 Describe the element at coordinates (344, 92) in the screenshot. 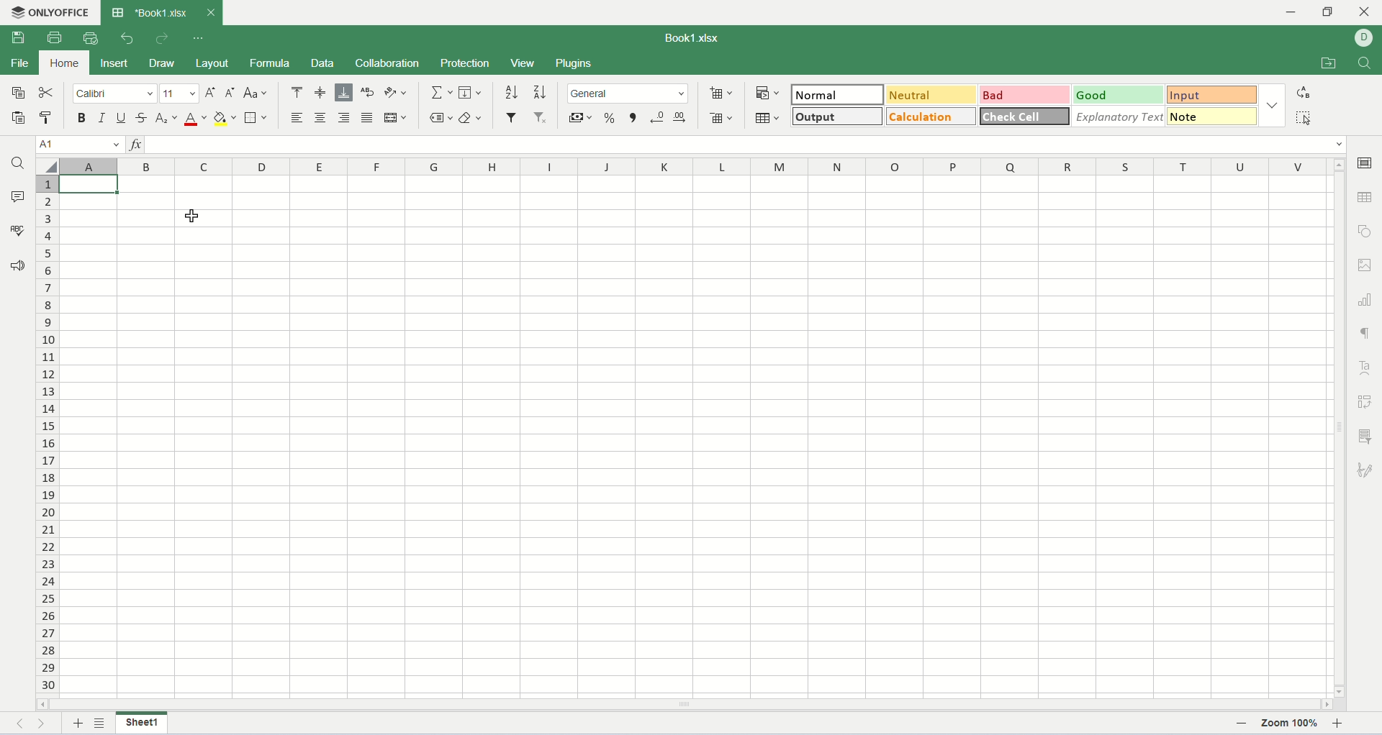

I see `align bottom` at that location.